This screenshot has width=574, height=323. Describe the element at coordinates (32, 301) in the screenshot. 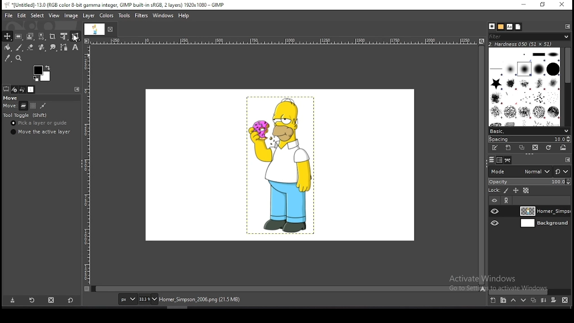

I see `restore tool preset` at that location.